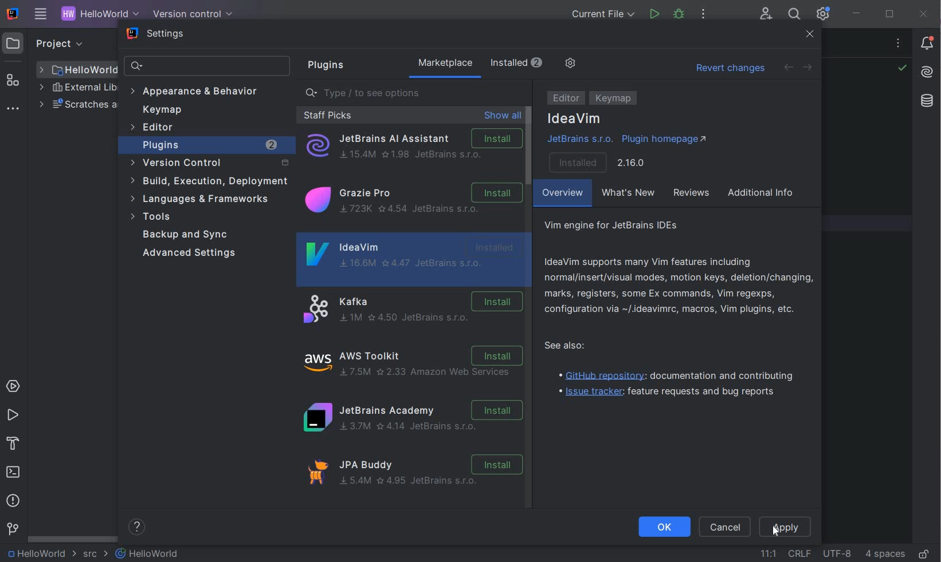 Image resolution: width=941 pixels, height=562 pixels. Describe the element at coordinates (503, 116) in the screenshot. I see `show all` at that location.